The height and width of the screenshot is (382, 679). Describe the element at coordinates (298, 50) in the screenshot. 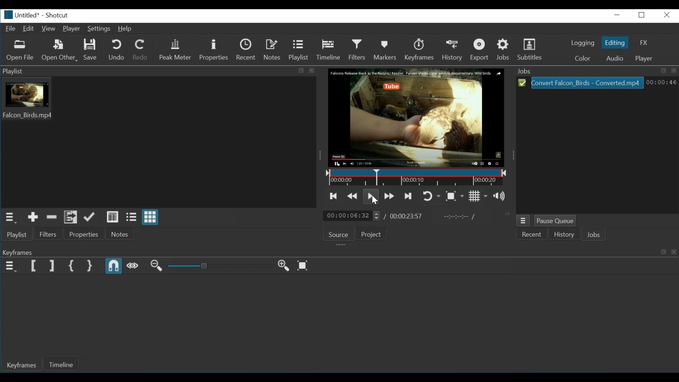

I see `Playlist` at that location.